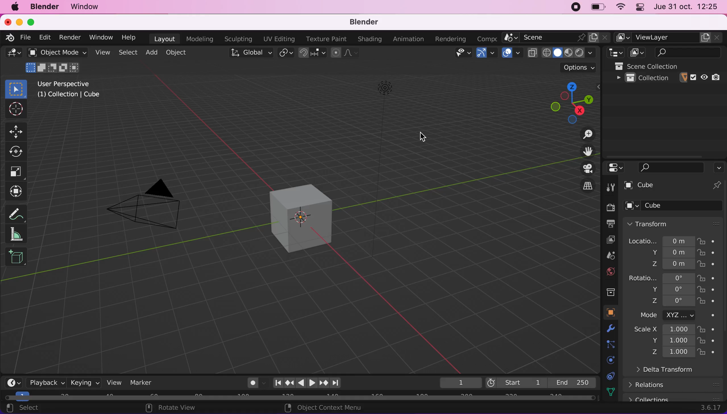 The image size is (727, 414). I want to click on jue 31 oct 12:25, so click(687, 7).